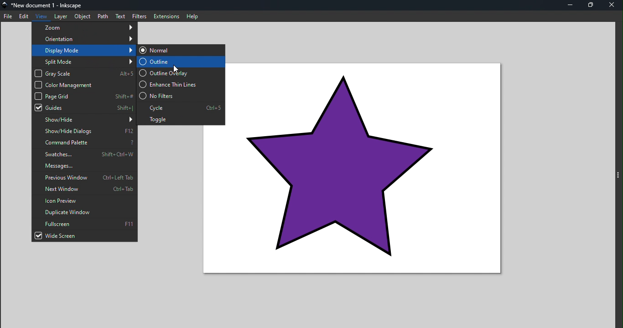 The image size is (623, 328). I want to click on View, so click(41, 16).